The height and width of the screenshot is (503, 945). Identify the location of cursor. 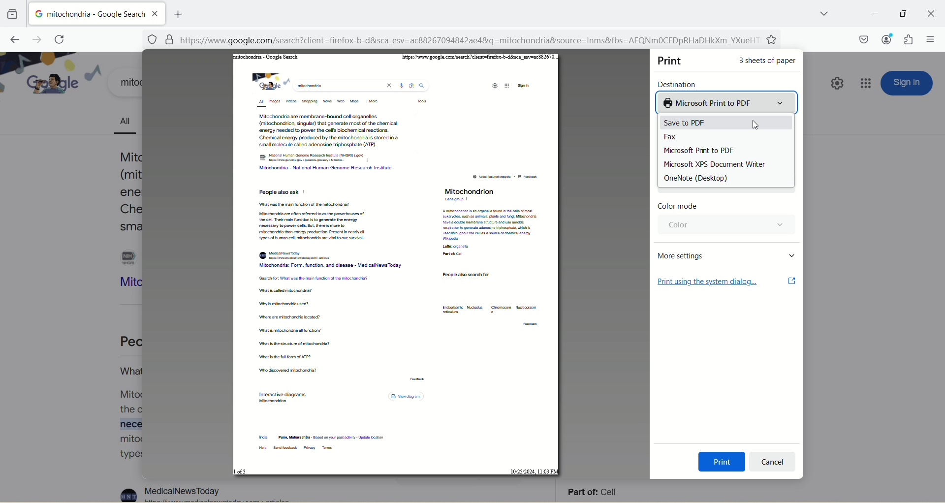
(755, 125).